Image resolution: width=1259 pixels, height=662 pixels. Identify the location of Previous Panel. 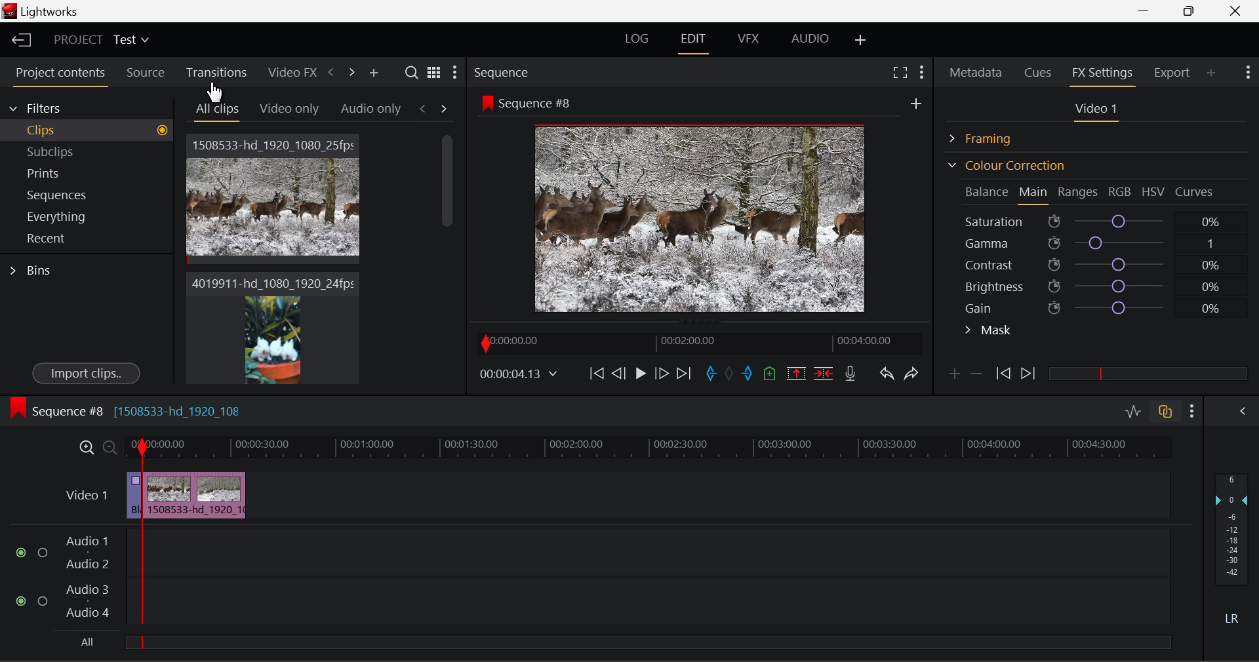
(330, 73).